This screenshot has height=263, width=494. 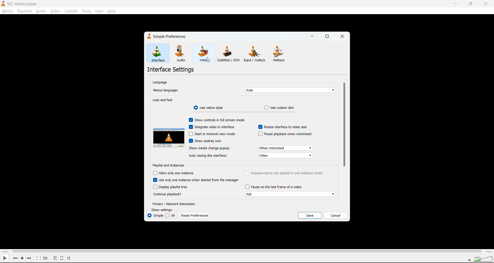 I want to click on fullscreen, so click(x=38, y=258).